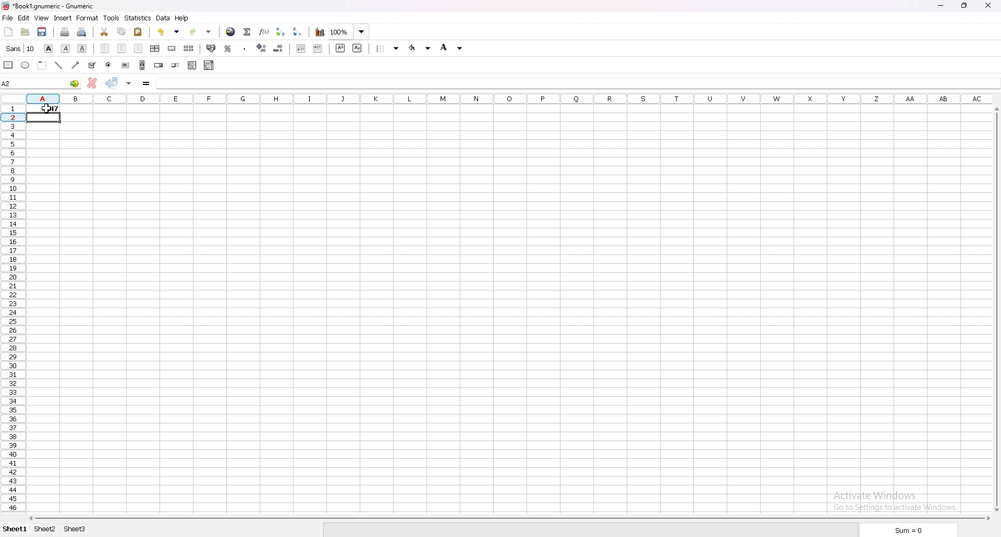 This screenshot has width=1001, height=537. What do you see at coordinates (578, 82) in the screenshot?
I see `cell input` at bounding box center [578, 82].